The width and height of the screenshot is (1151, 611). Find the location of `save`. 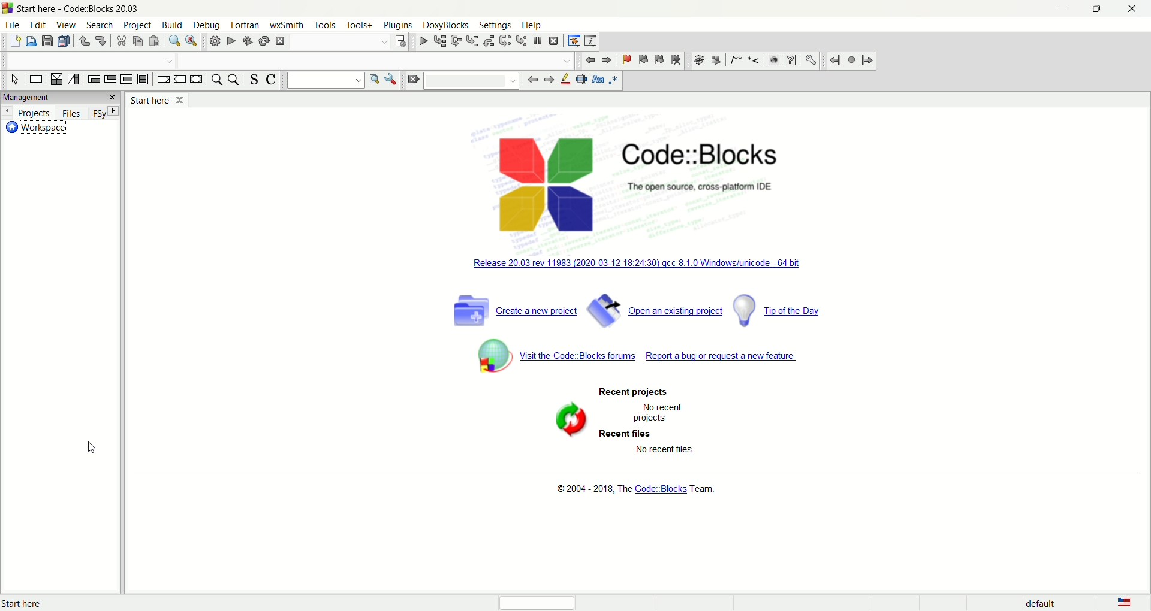

save is located at coordinates (46, 41).